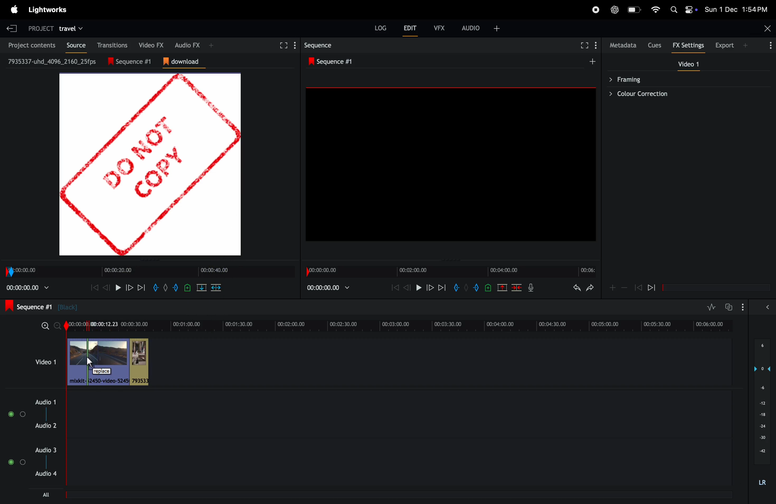 The height and width of the screenshot is (504, 776). Describe the element at coordinates (211, 45) in the screenshot. I see `Add` at that location.